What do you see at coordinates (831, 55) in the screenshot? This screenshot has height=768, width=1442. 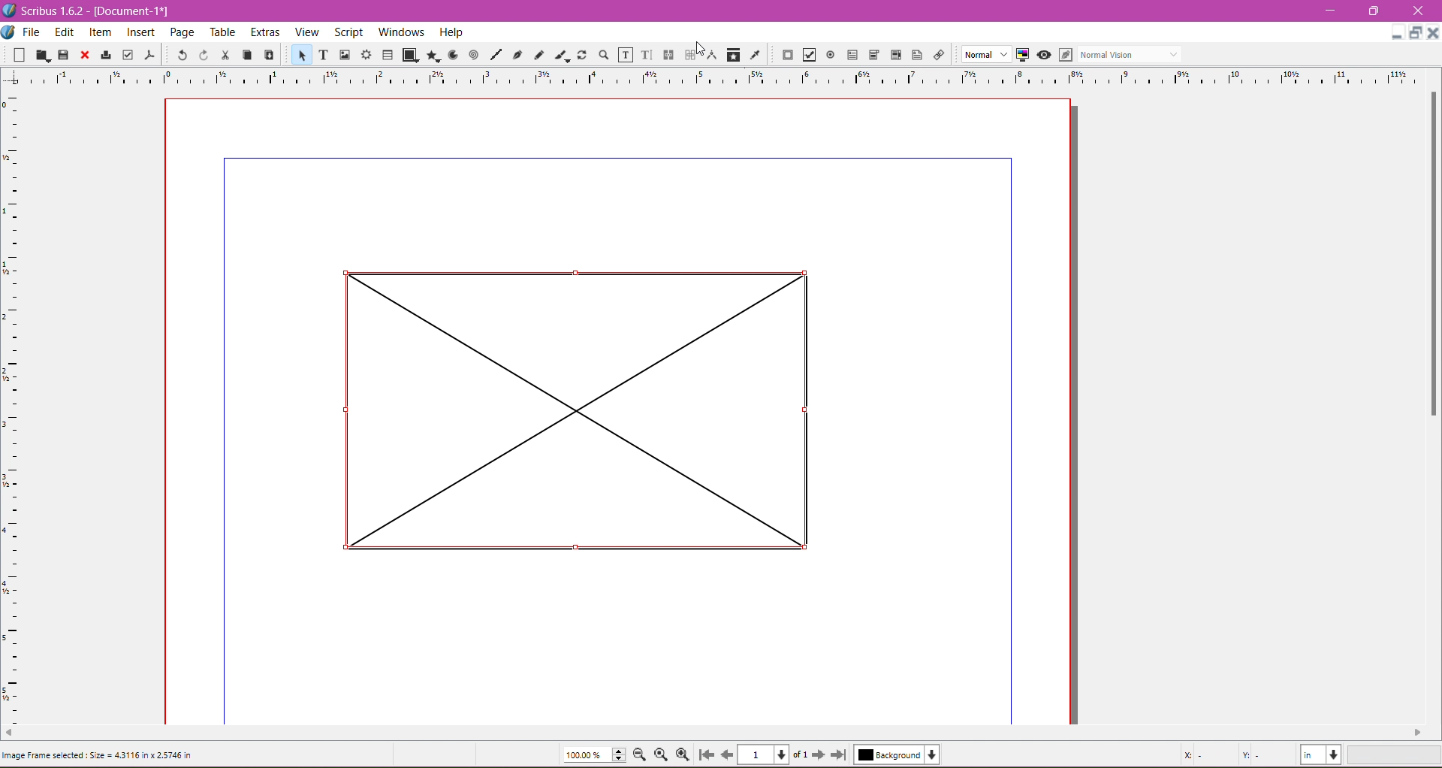 I see `PDF Radio Button` at bounding box center [831, 55].